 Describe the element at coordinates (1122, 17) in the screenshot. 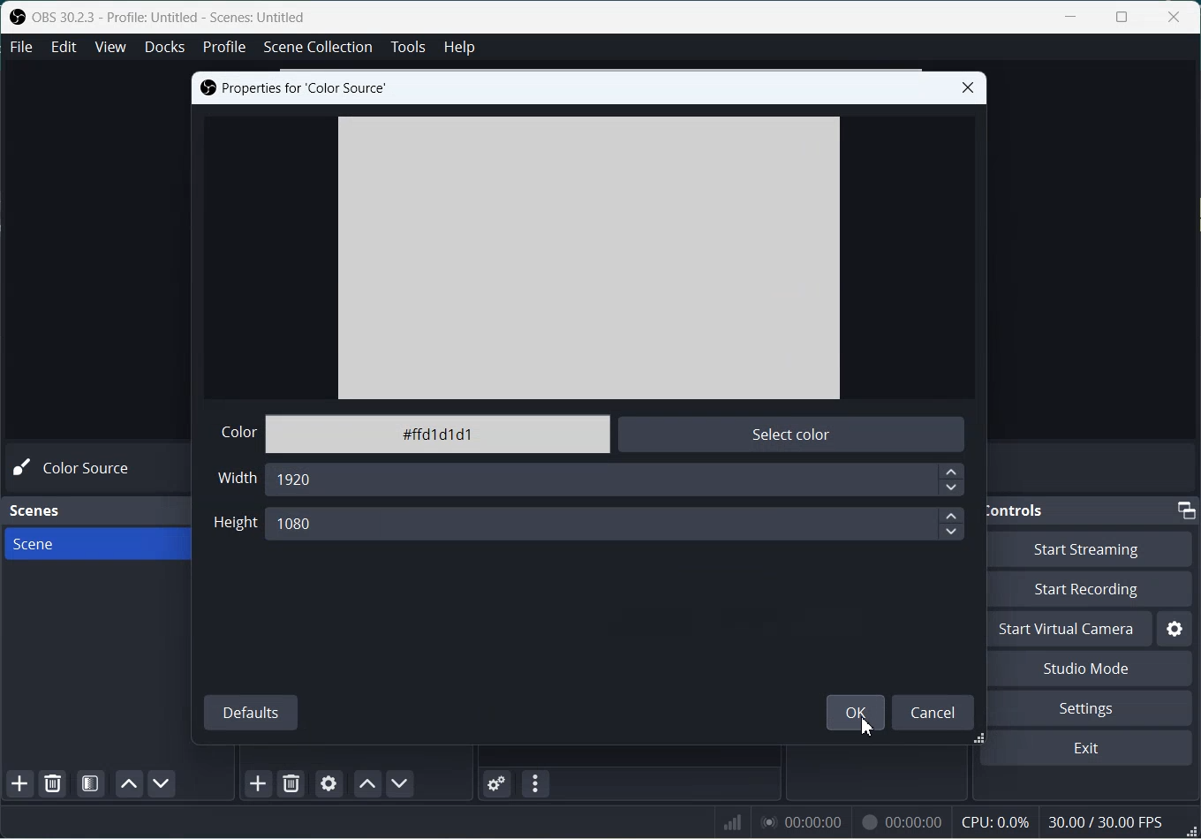

I see `Maximize` at that location.